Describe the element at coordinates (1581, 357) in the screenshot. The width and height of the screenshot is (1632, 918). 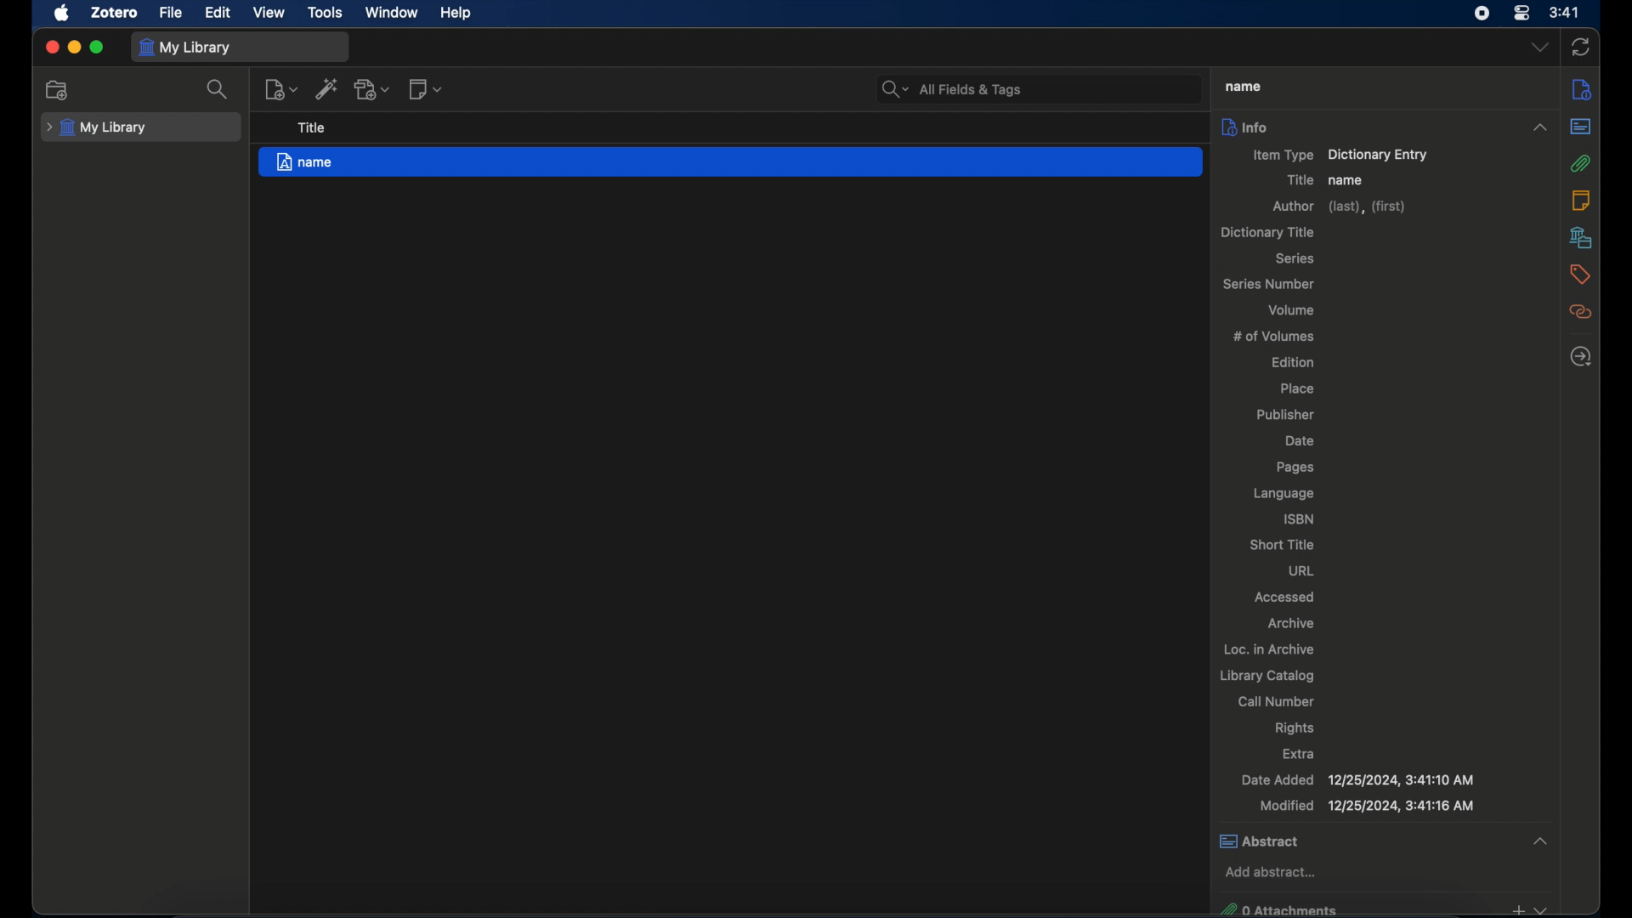
I see `locate` at that location.